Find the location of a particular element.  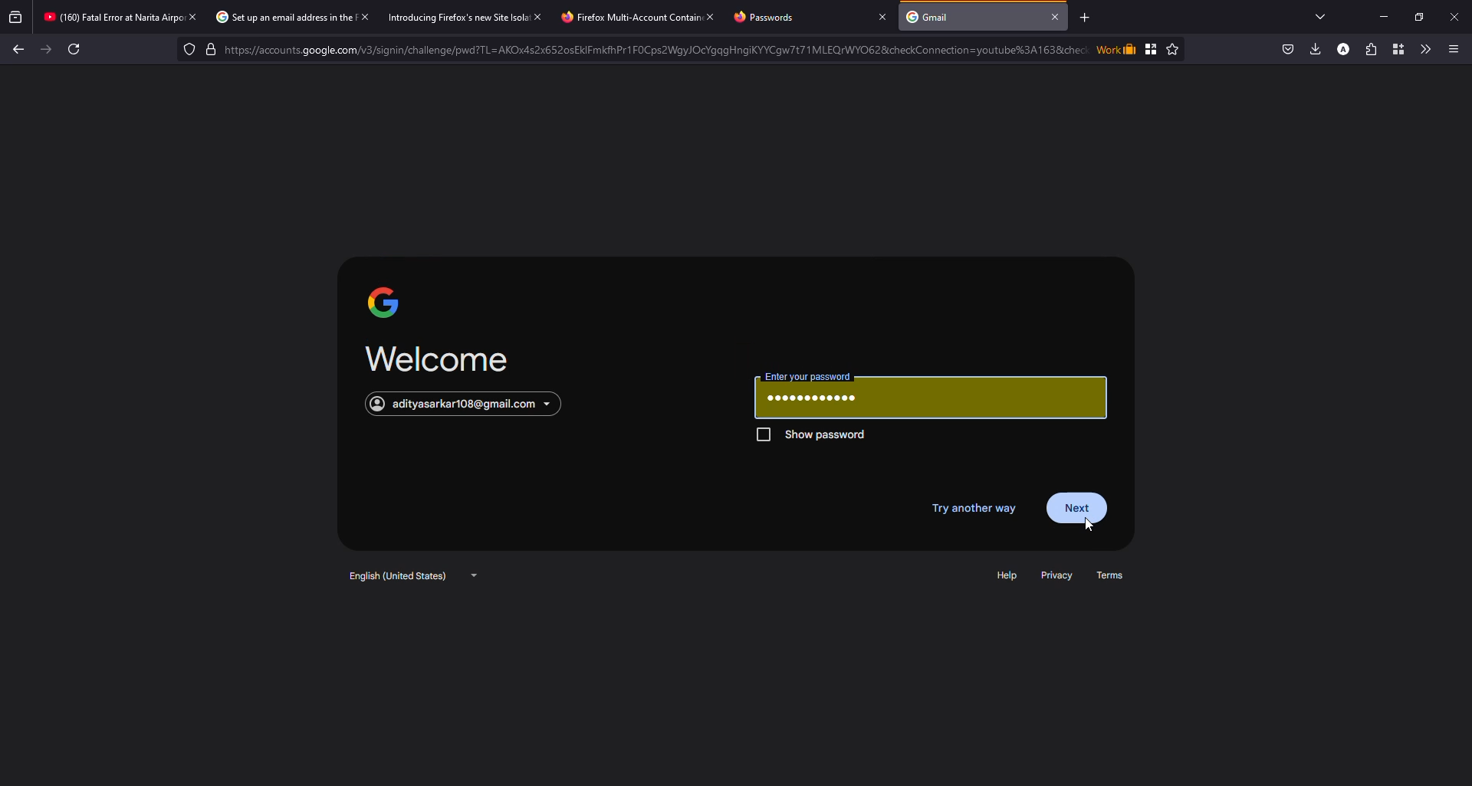

account is located at coordinates (475, 405).